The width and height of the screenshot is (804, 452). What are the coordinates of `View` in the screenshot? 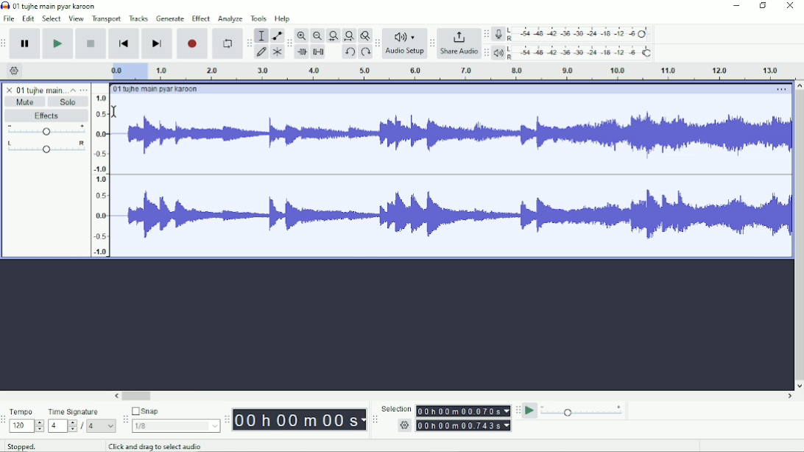 It's located at (76, 18).